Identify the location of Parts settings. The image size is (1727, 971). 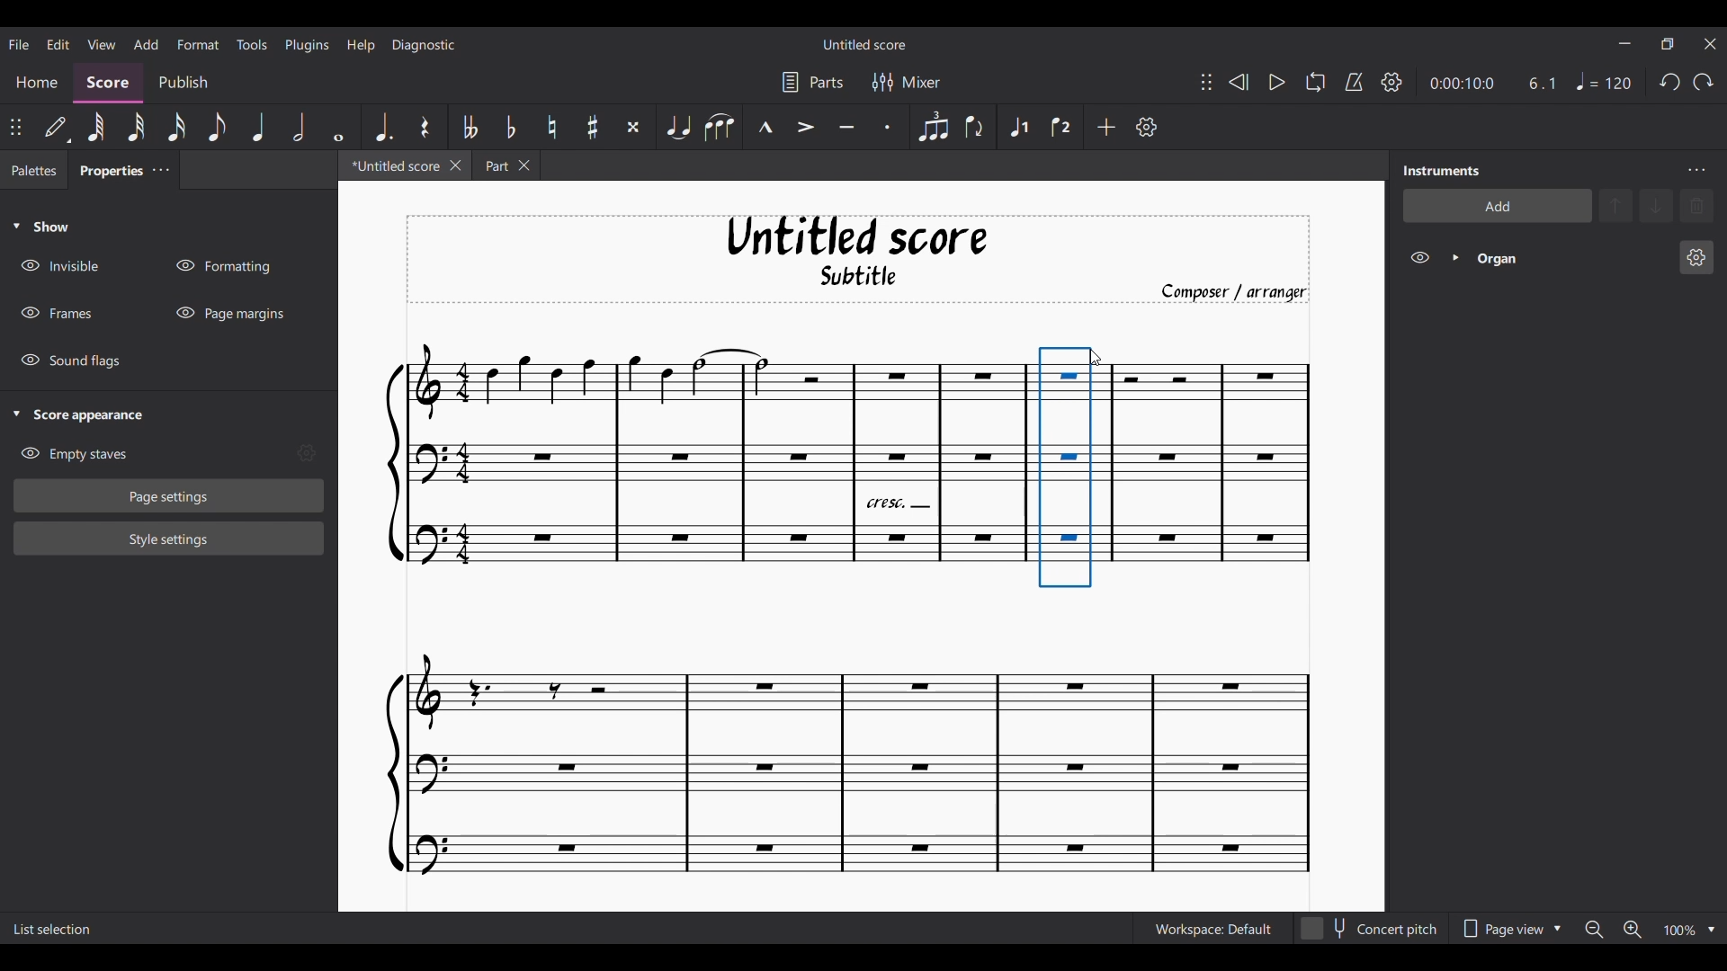
(811, 82).